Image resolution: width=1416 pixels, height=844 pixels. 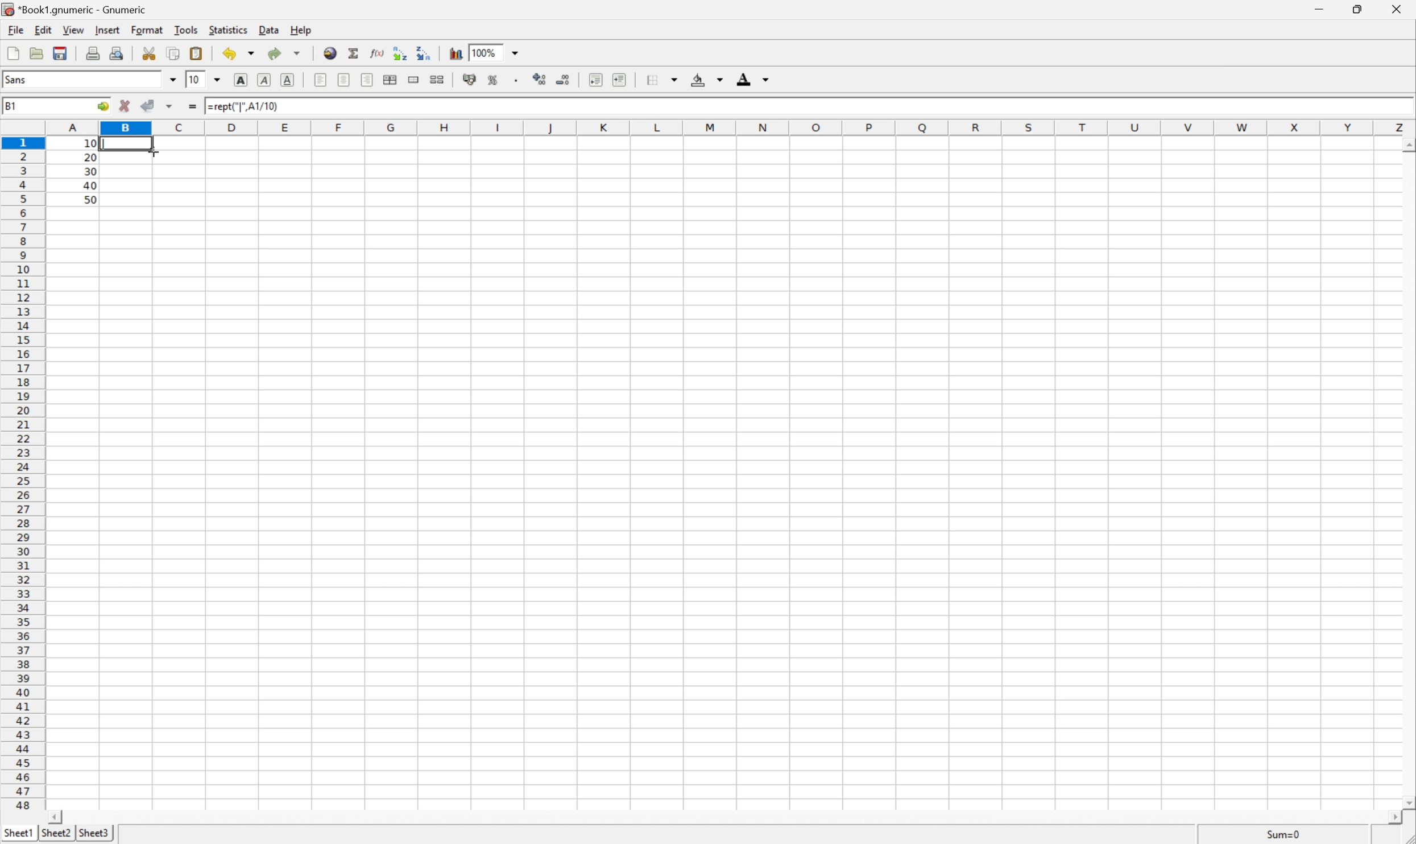 I want to click on 40, so click(x=89, y=185).